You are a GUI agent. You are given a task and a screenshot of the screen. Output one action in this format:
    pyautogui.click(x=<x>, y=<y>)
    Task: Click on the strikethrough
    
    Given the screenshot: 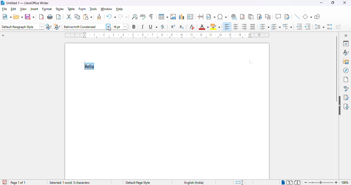 What is the action you would take?
    pyautogui.click(x=163, y=27)
    